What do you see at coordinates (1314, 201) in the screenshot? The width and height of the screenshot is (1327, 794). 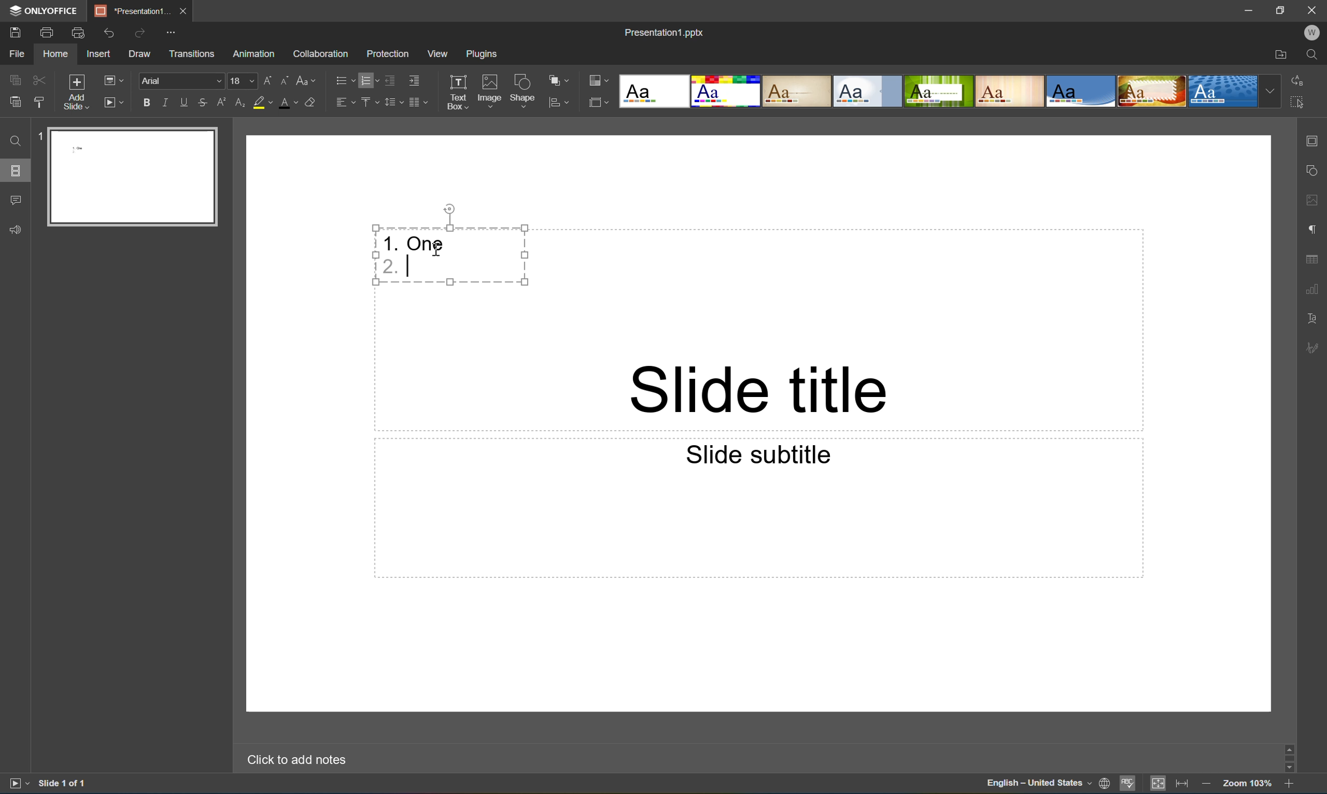 I see `Image settings` at bounding box center [1314, 201].